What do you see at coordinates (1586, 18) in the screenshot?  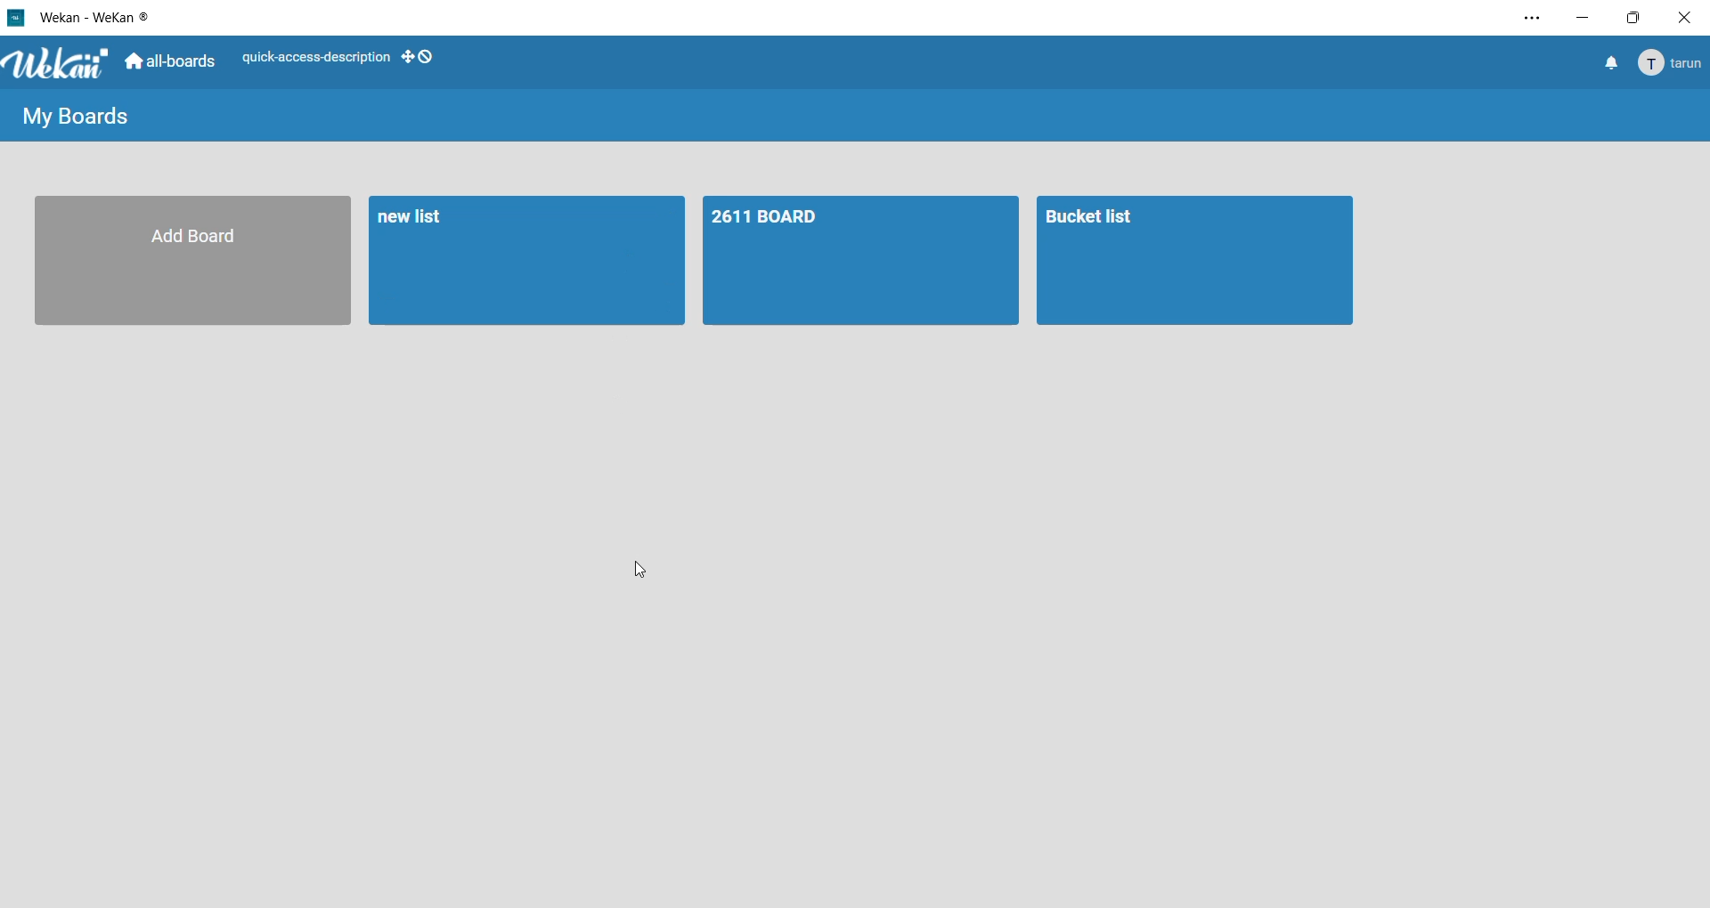 I see `minimize` at bounding box center [1586, 18].